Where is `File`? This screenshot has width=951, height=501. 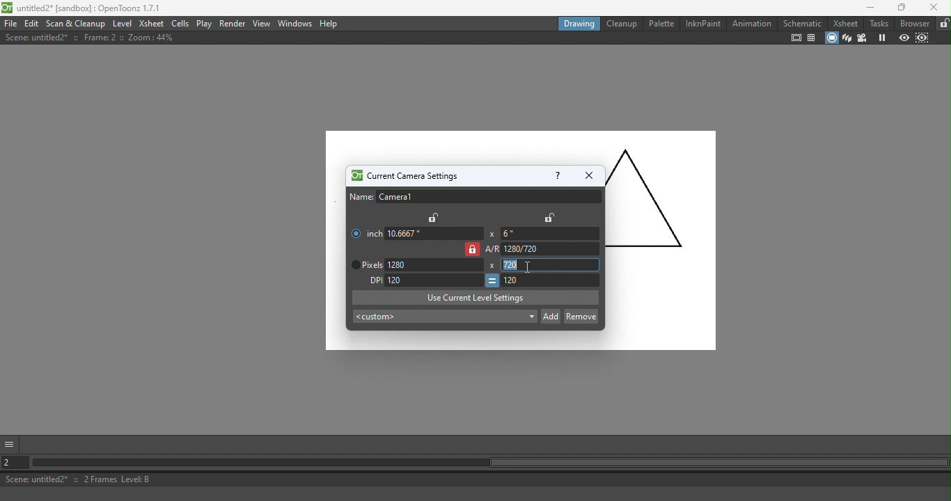 File is located at coordinates (10, 23).